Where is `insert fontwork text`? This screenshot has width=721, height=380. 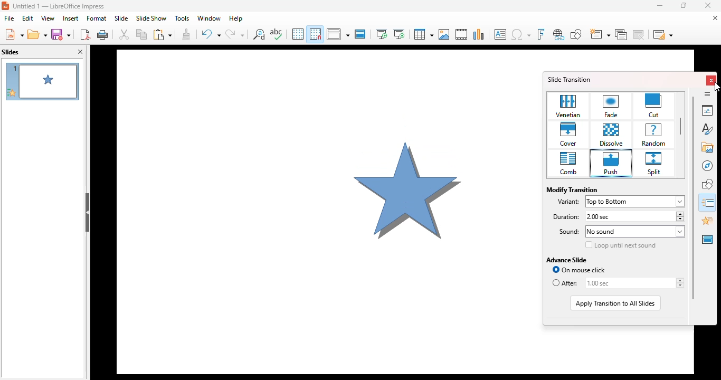 insert fontwork text is located at coordinates (540, 34).